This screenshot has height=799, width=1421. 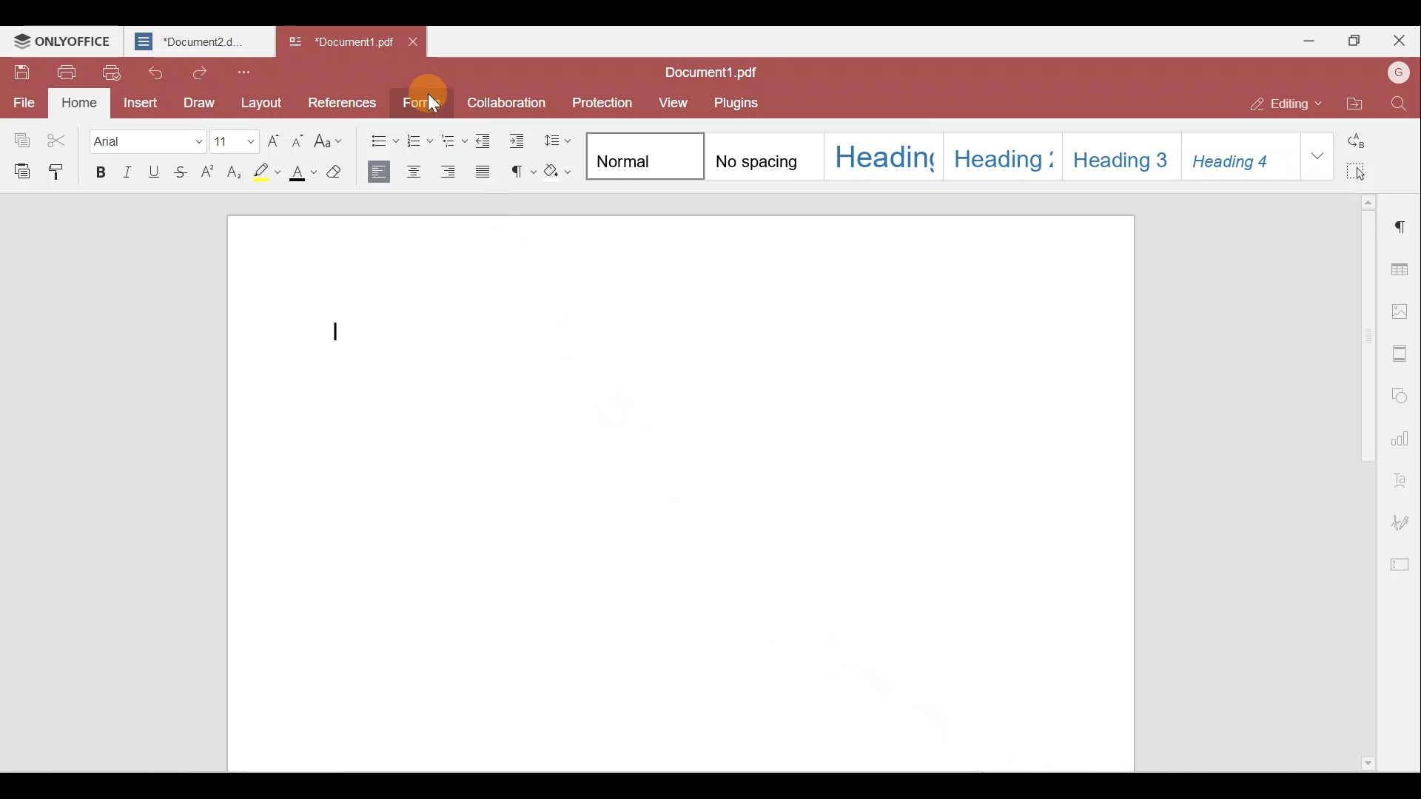 What do you see at coordinates (1402, 265) in the screenshot?
I see `Table settings` at bounding box center [1402, 265].